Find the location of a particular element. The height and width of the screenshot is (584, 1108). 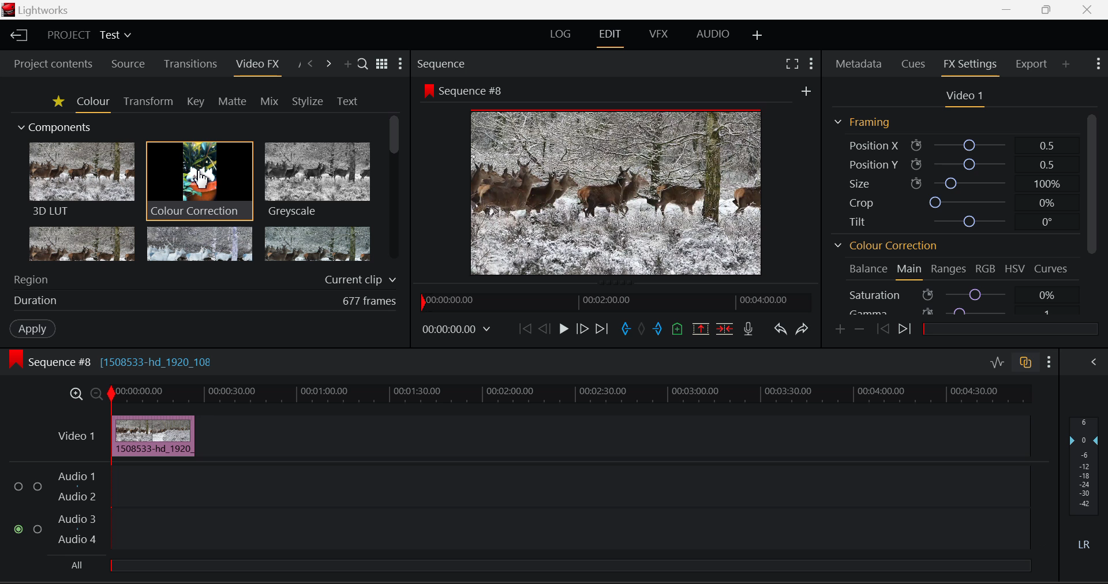

Mark Out is located at coordinates (658, 329).